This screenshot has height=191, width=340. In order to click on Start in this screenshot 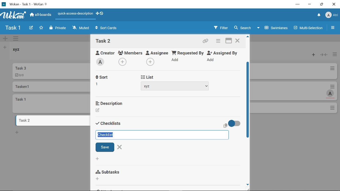, I will do `click(146, 76)`.